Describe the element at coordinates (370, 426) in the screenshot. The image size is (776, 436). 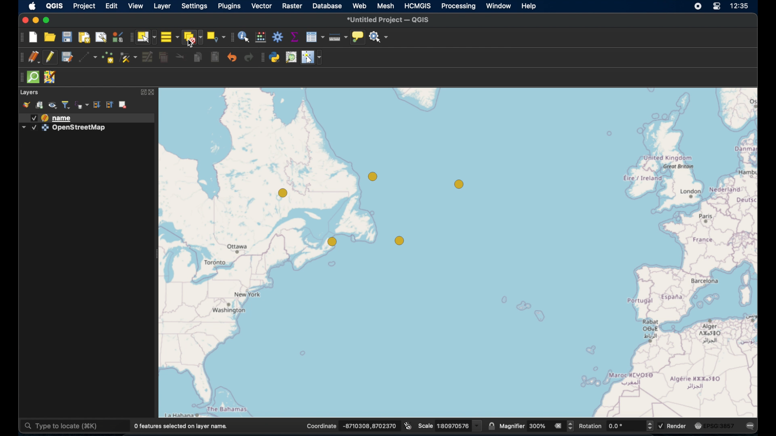
I see `Coordinate value` at that location.